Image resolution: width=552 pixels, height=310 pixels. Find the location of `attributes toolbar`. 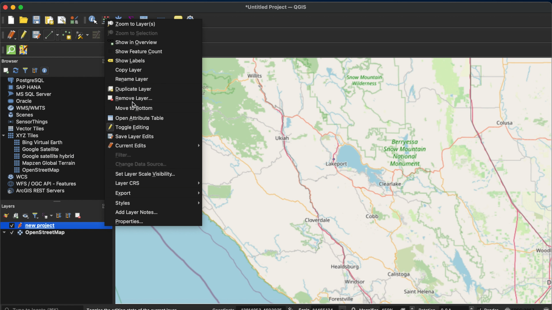

attributes toolbar is located at coordinates (85, 20).